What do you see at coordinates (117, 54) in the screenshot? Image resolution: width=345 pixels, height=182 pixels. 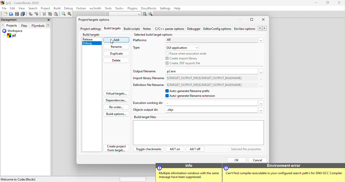 I see `duplicate` at bounding box center [117, 54].